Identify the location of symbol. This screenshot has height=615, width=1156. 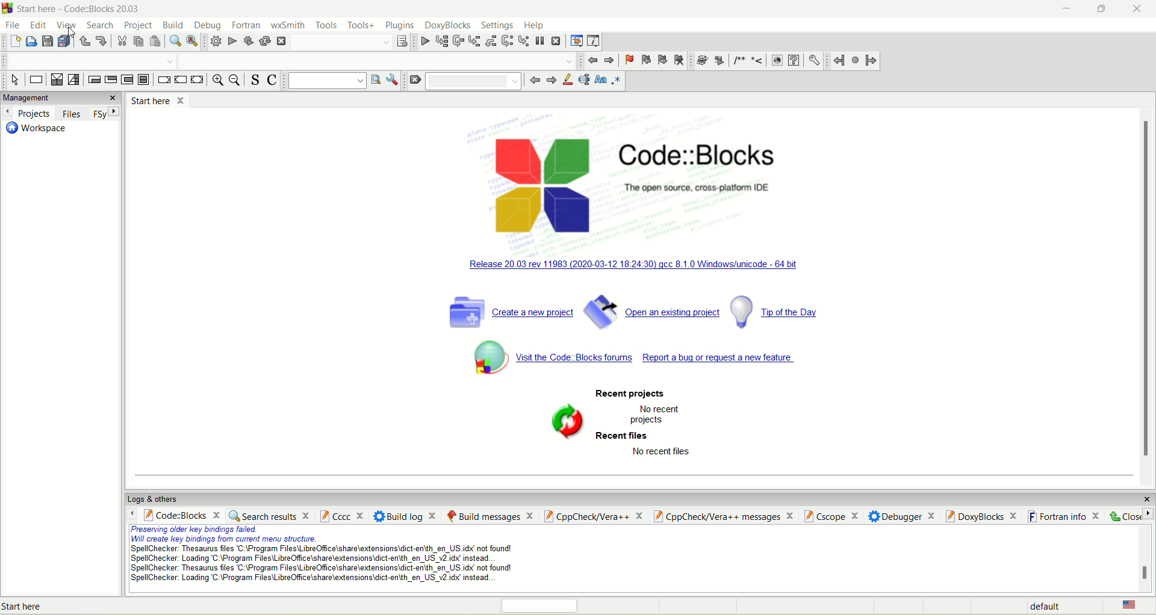
(481, 356).